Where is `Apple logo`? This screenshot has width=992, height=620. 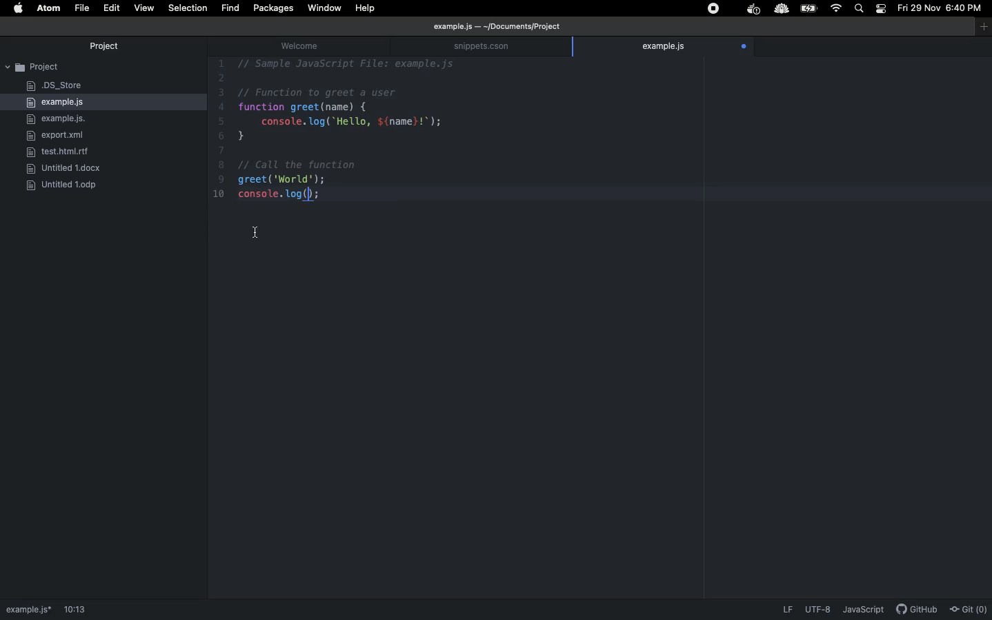
Apple logo is located at coordinates (20, 8).